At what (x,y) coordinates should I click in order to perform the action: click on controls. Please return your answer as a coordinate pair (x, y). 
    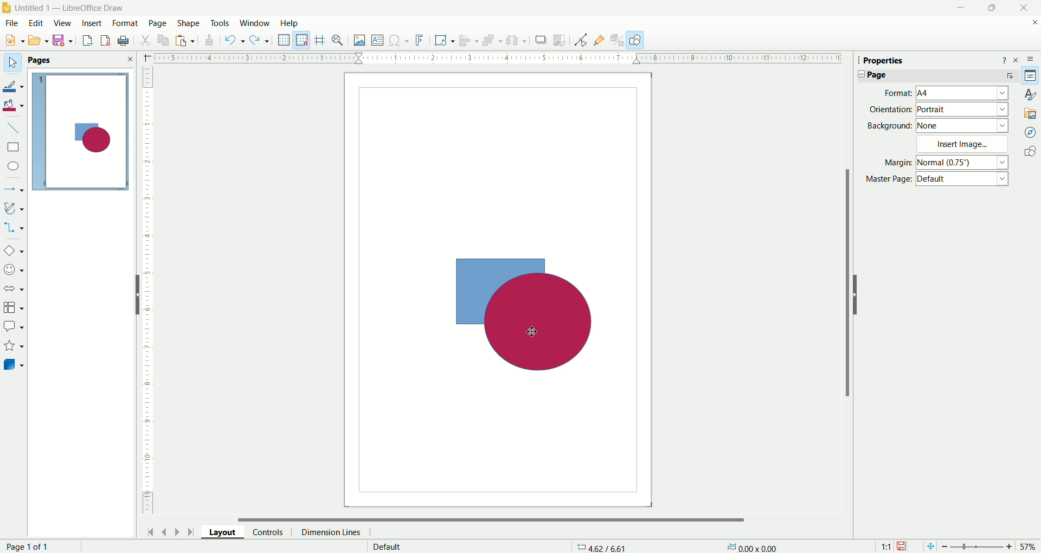
    Looking at the image, I should click on (268, 531).